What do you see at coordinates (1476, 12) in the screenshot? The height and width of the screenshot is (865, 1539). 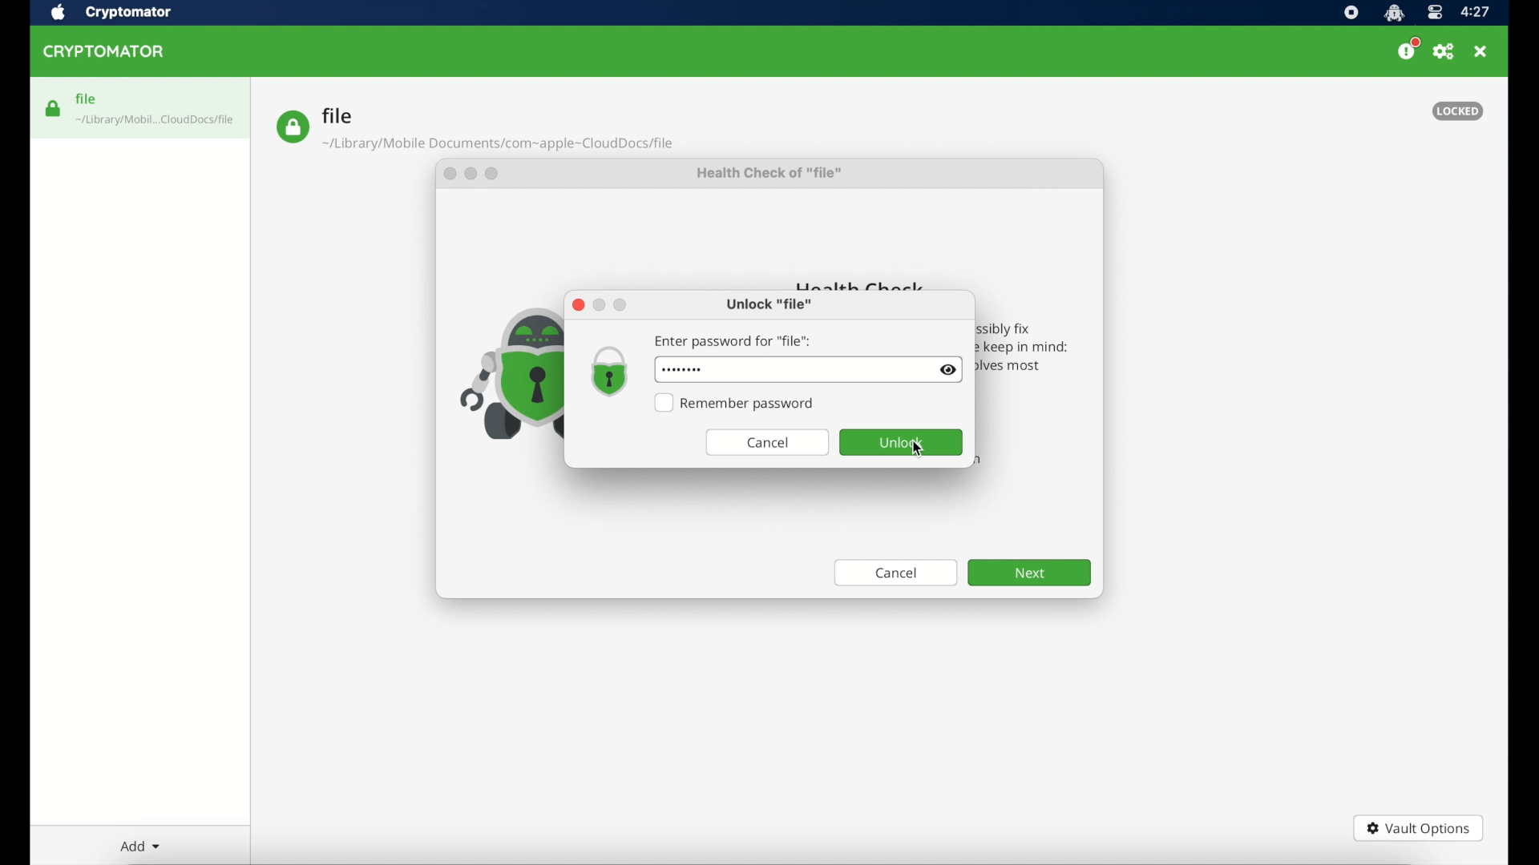 I see `time` at bounding box center [1476, 12].